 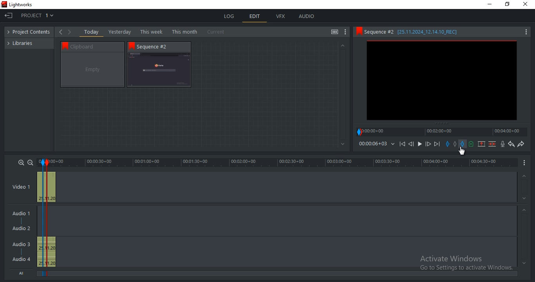 I want to click on Sequence #2, so click(x=156, y=46).